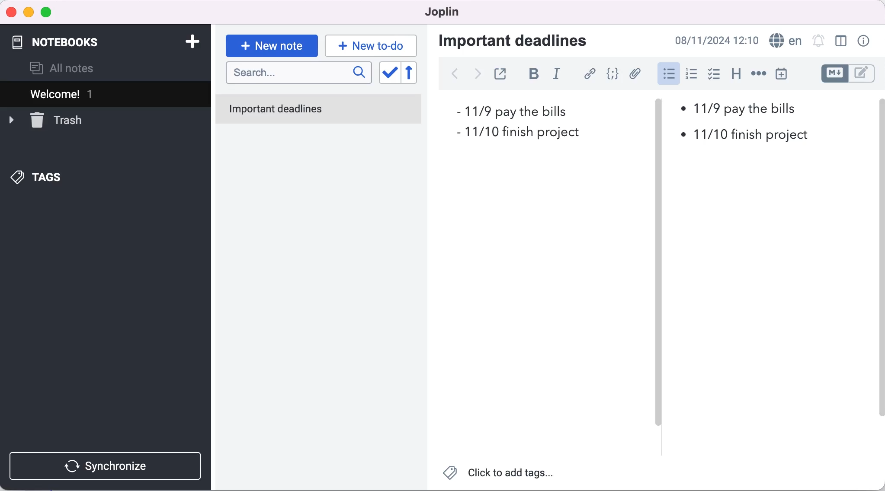 This screenshot has width=885, height=491. Describe the element at coordinates (458, 133) in the screenshot. I see `bullet 2` at that location.